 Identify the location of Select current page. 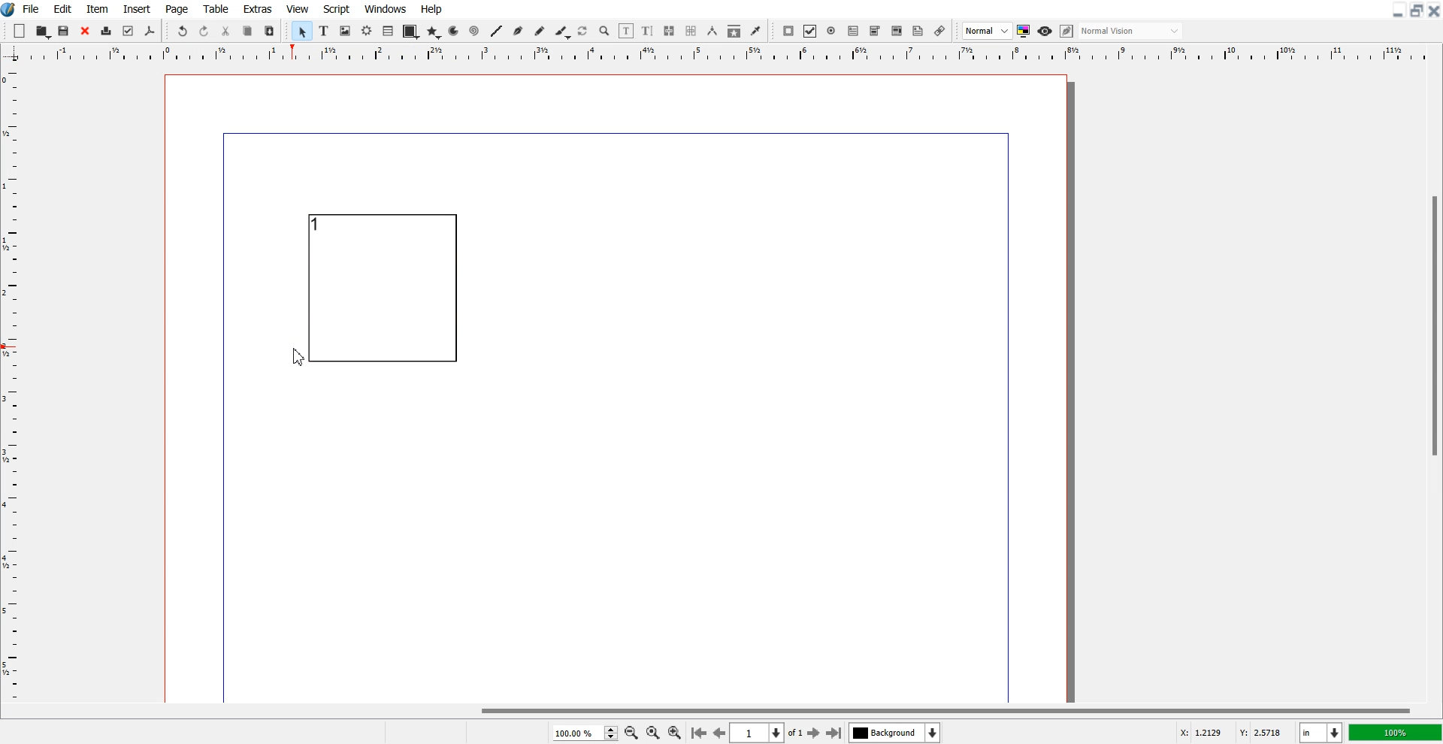
(767, 733).